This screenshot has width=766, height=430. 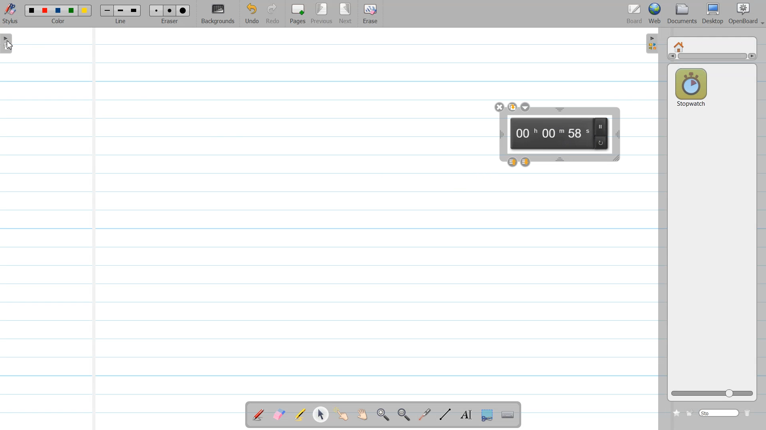 I want to click on Scroll Page, so click(x=363, y=415).